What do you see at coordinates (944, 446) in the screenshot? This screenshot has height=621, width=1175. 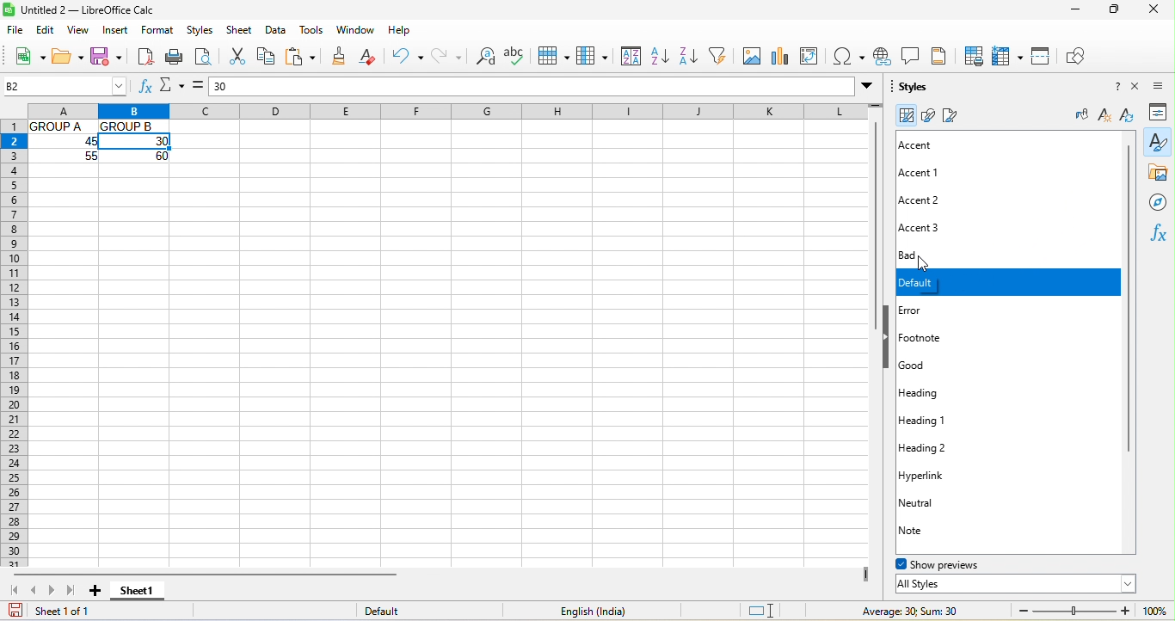 I see `headings2` at bounding box center [944, 446].